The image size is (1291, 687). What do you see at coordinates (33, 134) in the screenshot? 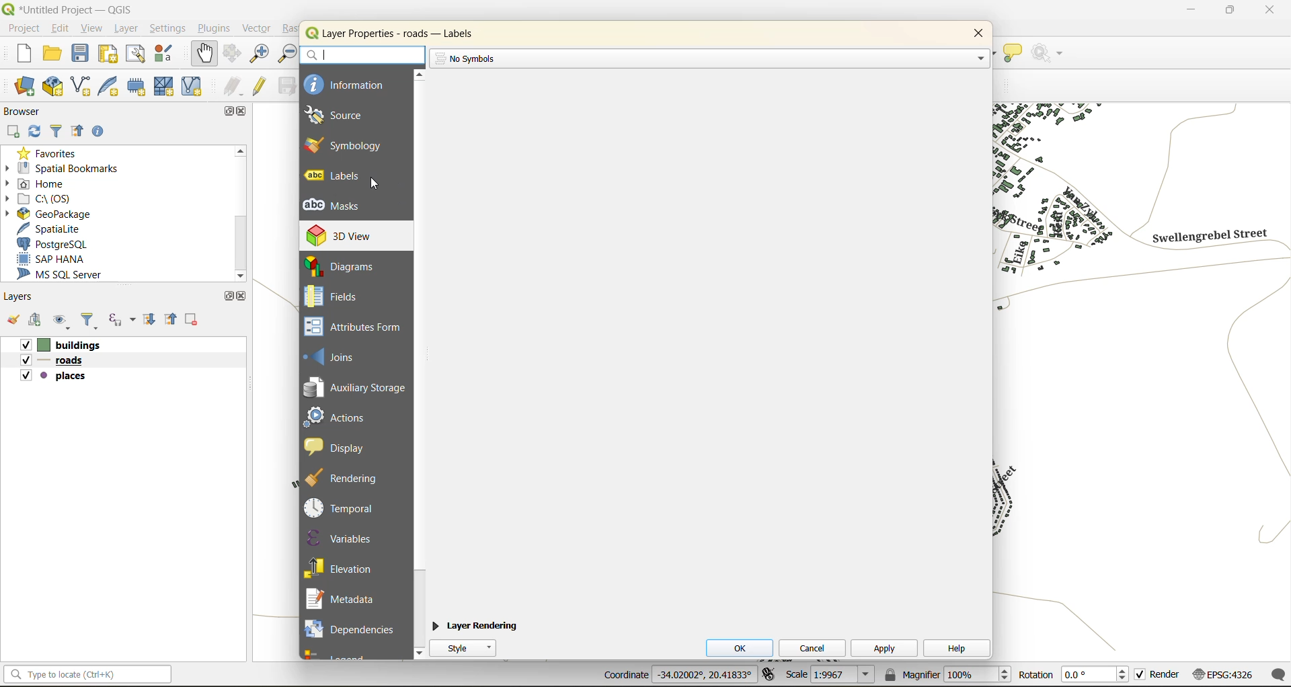
I see `refresh` at bounding box center [33, 134].